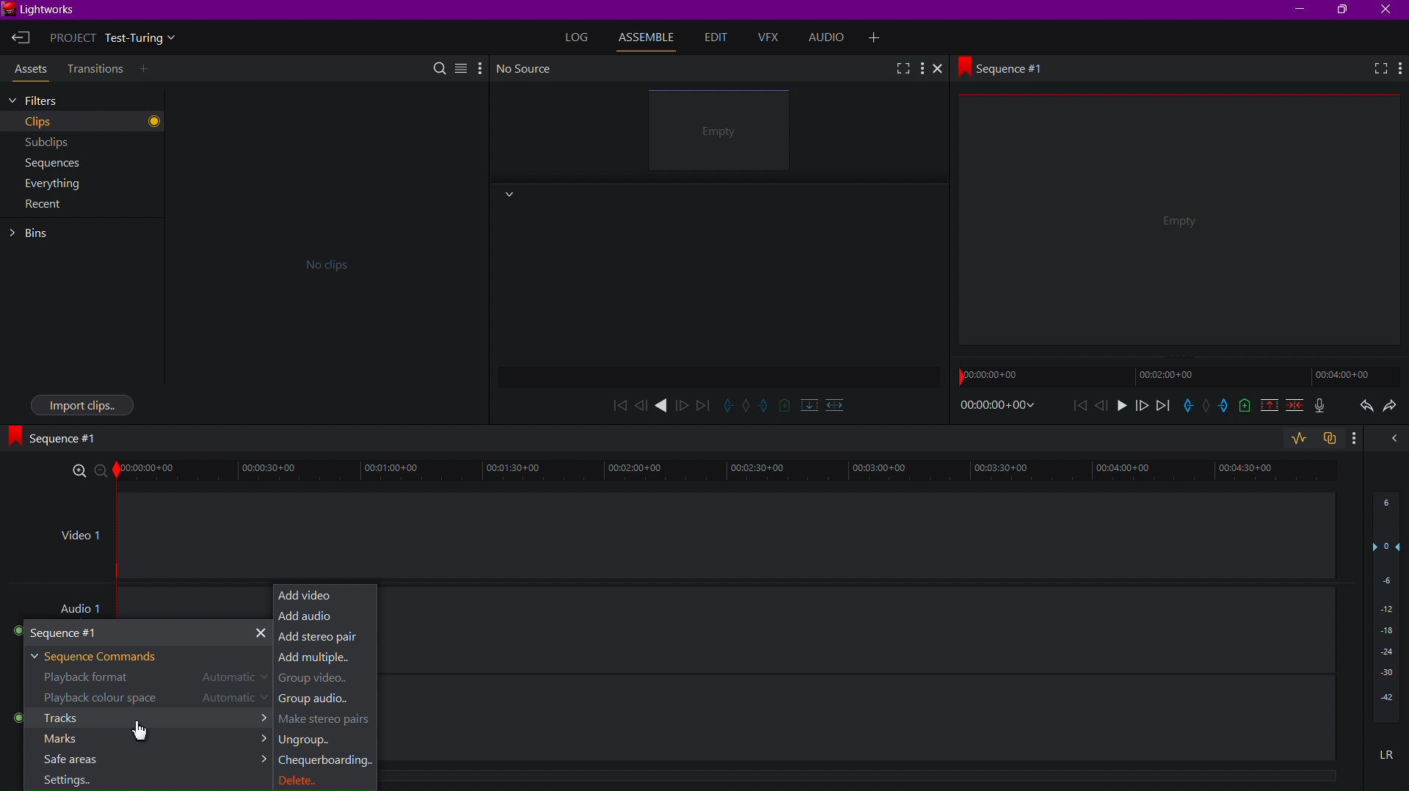  Describe the element at coordinates (325, 594) in the screenshot. I see `Add Video` at that location.